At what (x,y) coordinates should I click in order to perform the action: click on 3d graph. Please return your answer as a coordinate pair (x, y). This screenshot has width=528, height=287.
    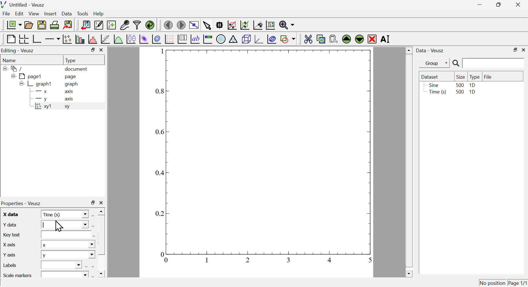
    Looking at the image, I should click on (259, 39).